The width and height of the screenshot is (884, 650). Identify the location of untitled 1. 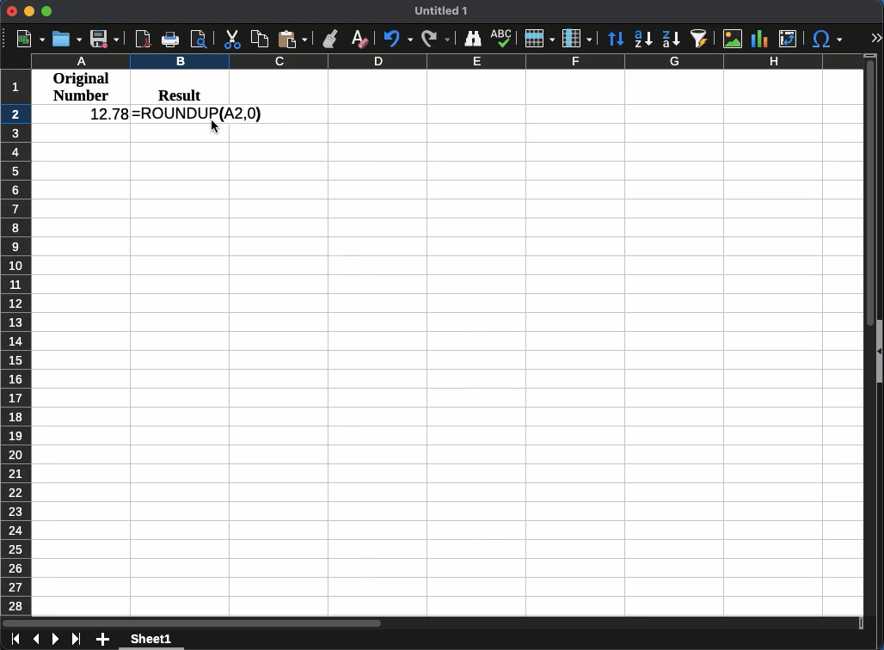
(443, 10).